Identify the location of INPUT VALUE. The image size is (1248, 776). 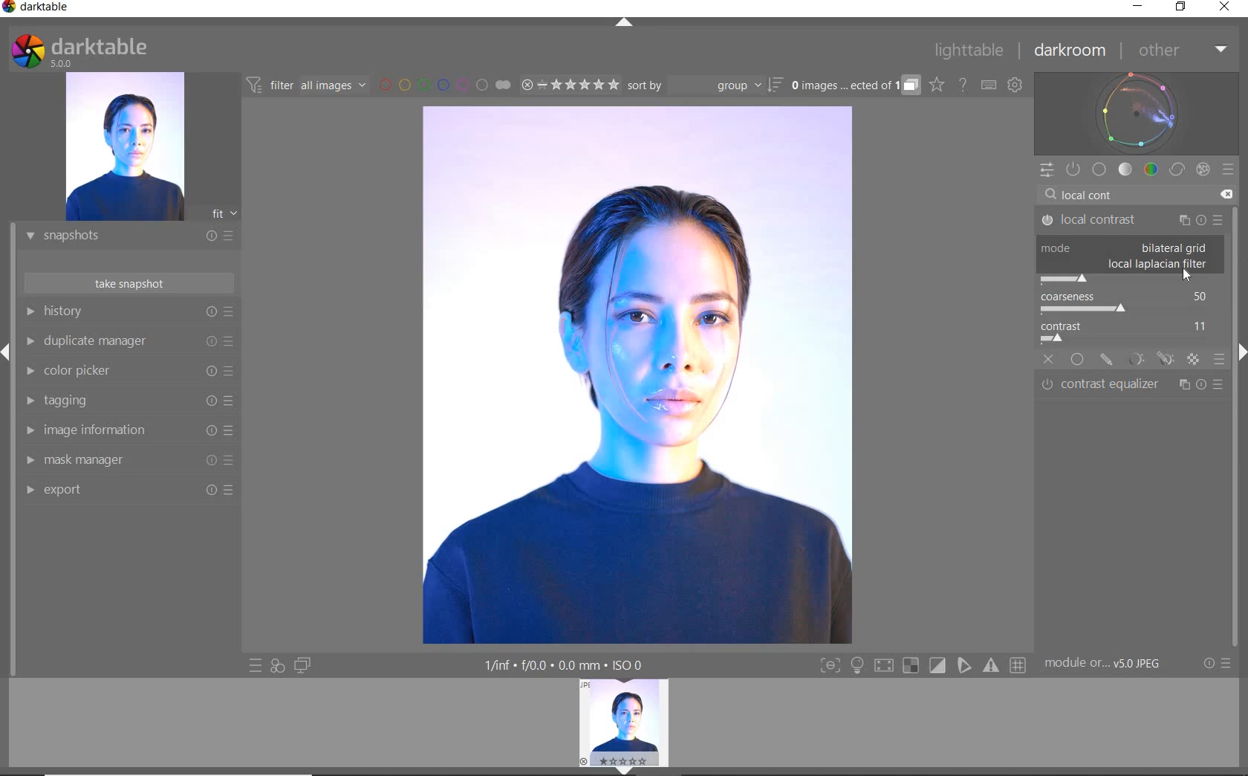
(1096, 193).